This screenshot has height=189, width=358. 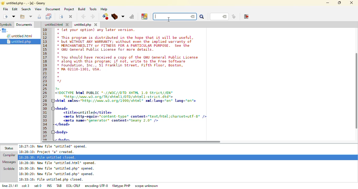 What do you see at coordinates (59, 53) in the screenshot?
I see `*` at bounding box center [59, 53].